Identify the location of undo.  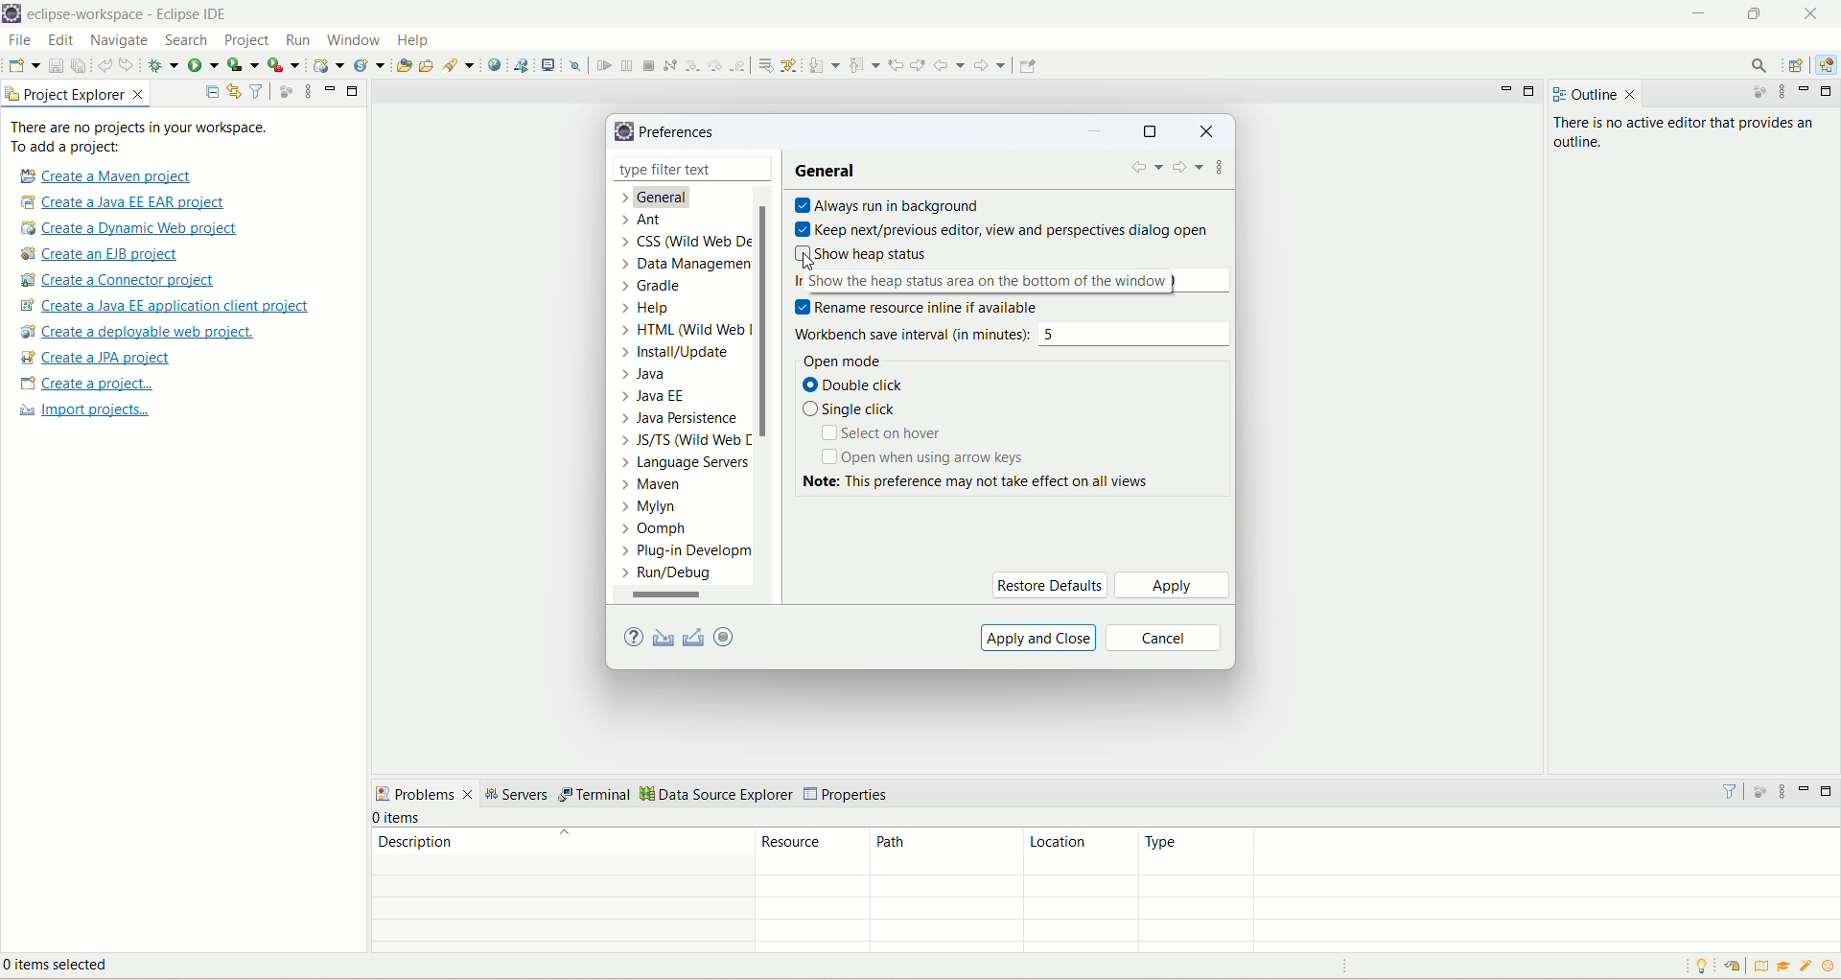
(105, 63).